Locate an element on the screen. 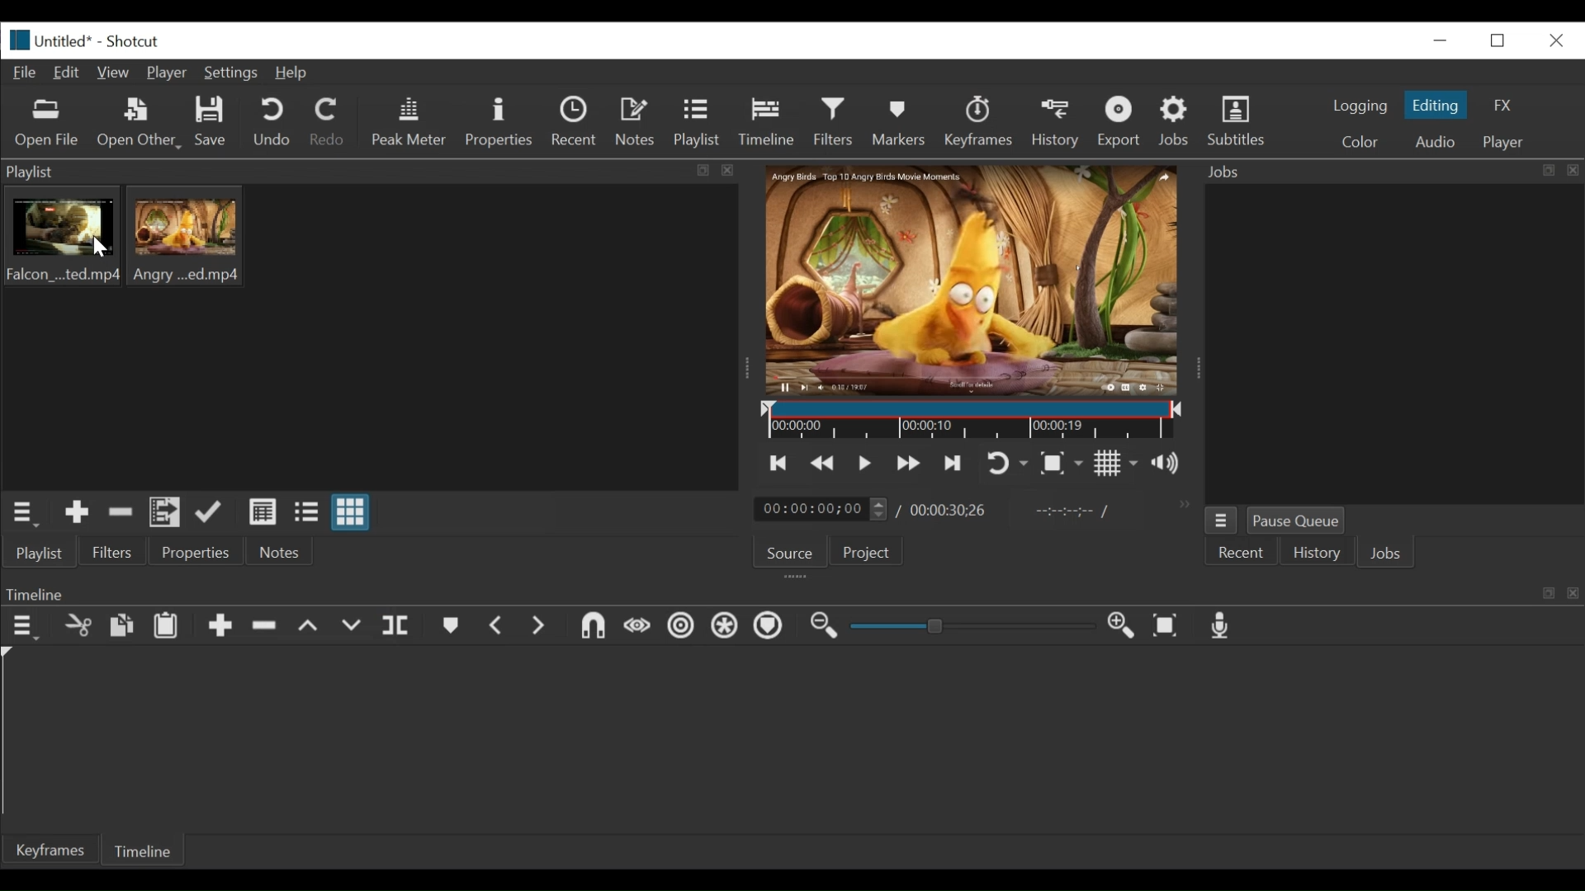 The height and width of the screenshot is (891, 1585). skip to the next point is located at coordinates (955, 463).